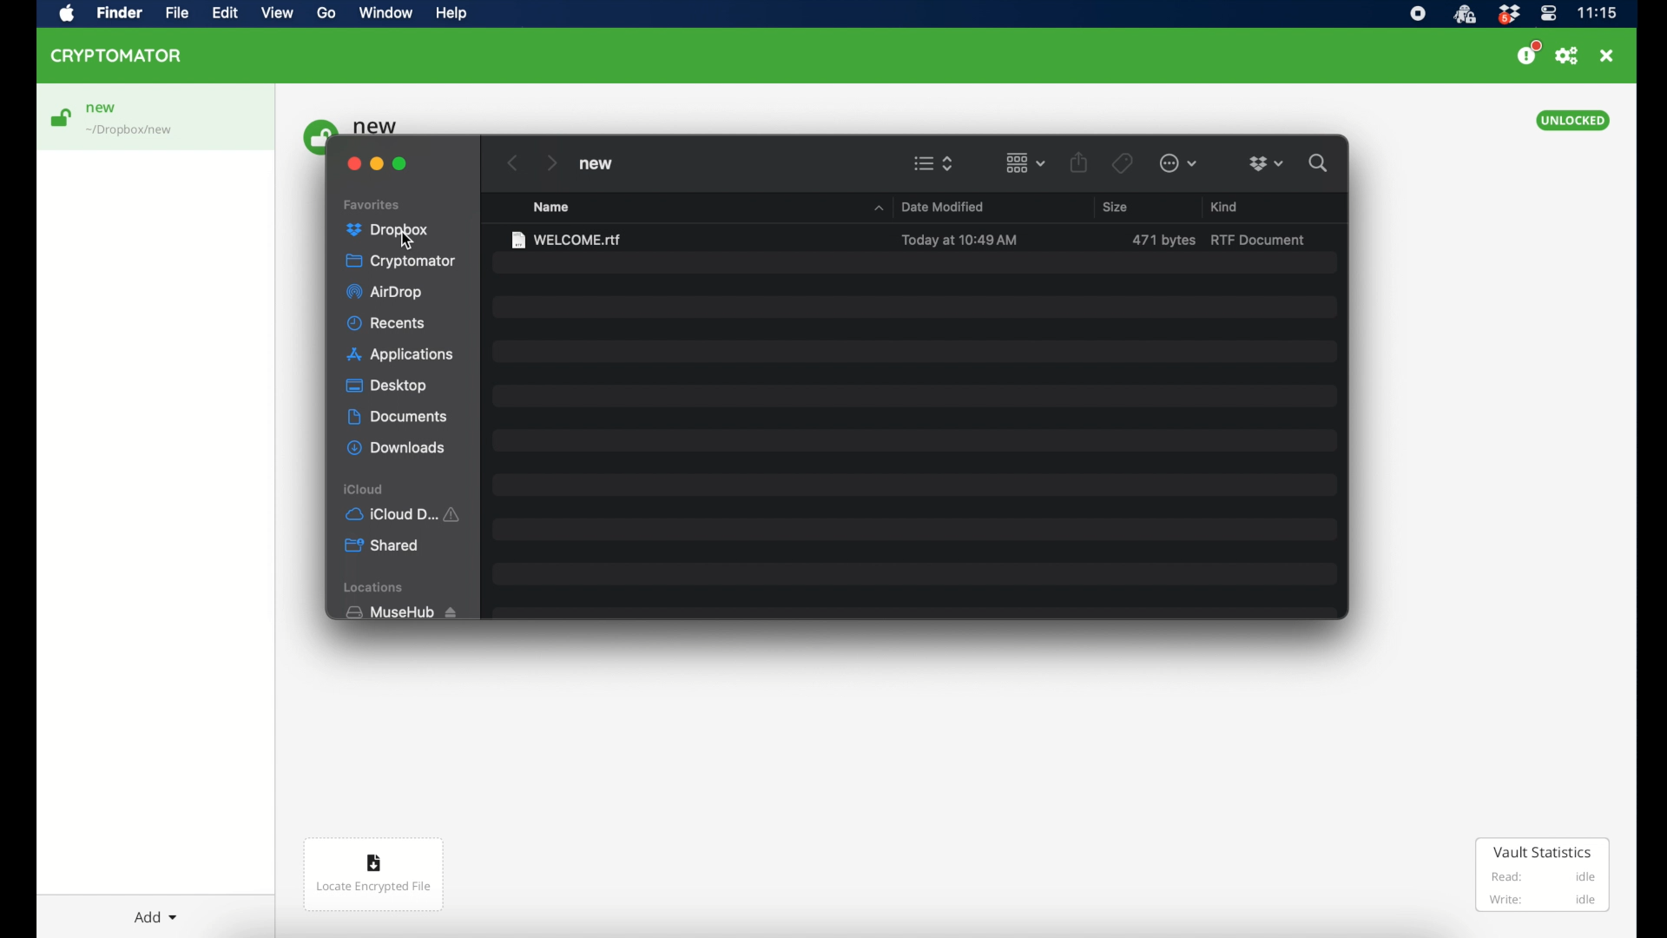  What do you see at coordinates (1567, 56) in the screenshot?
I see `preferences` at bounding box center [1567, 56].